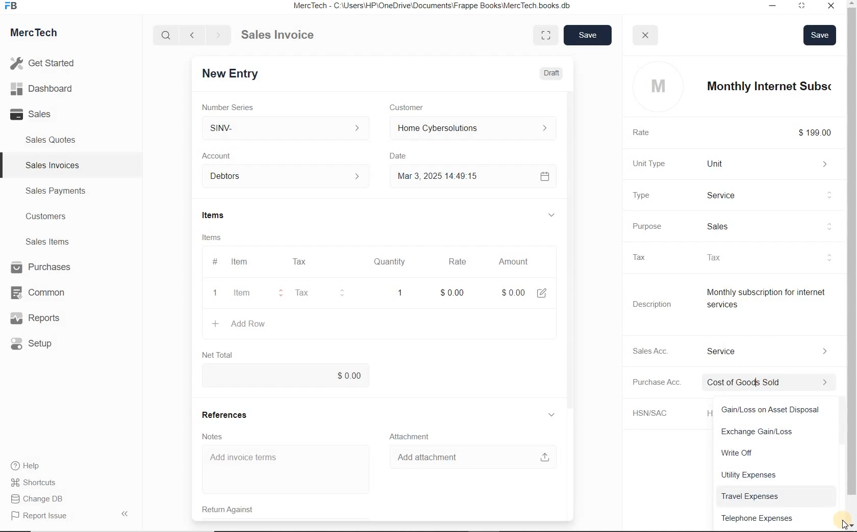  I want to click on Tax, so click(305, 261).